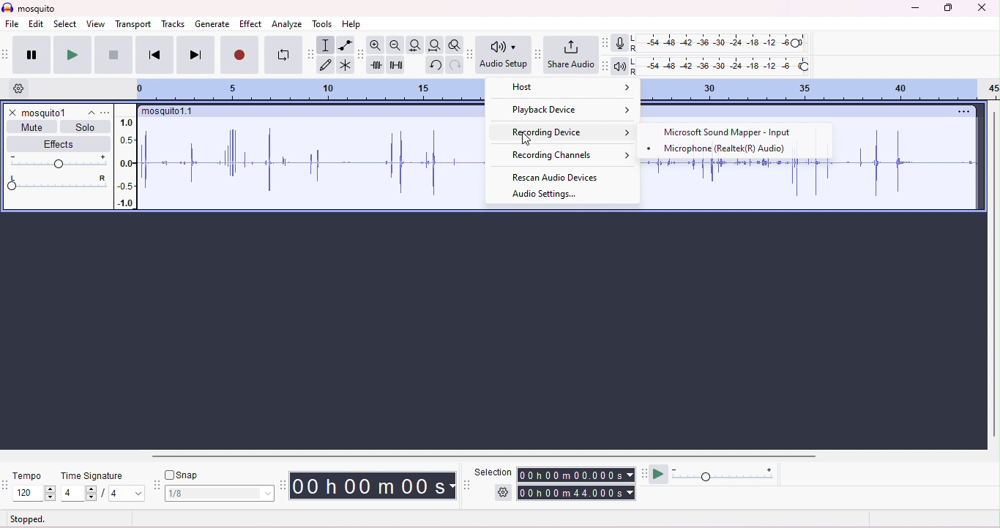  What do you see at coordinates (724, 473) in the screenshot?
I see `playback speed` at bounding box center [724, 473].